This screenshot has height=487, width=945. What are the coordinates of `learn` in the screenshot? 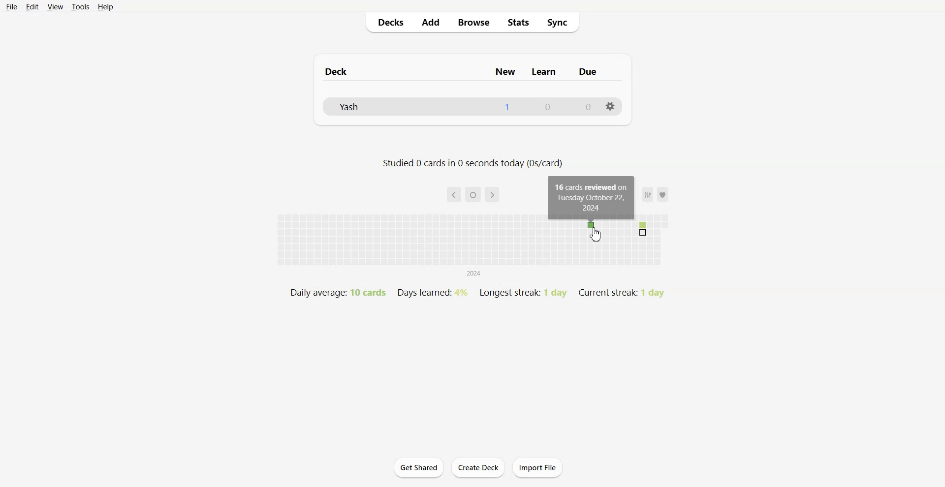 It's located at (544, 71).